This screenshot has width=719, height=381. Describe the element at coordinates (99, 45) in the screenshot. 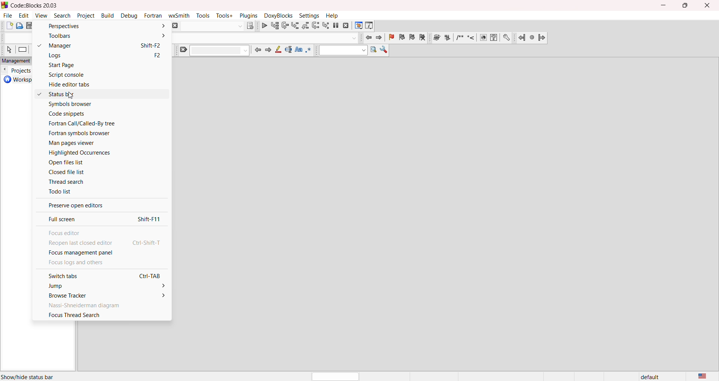

I see `manager` at that location.